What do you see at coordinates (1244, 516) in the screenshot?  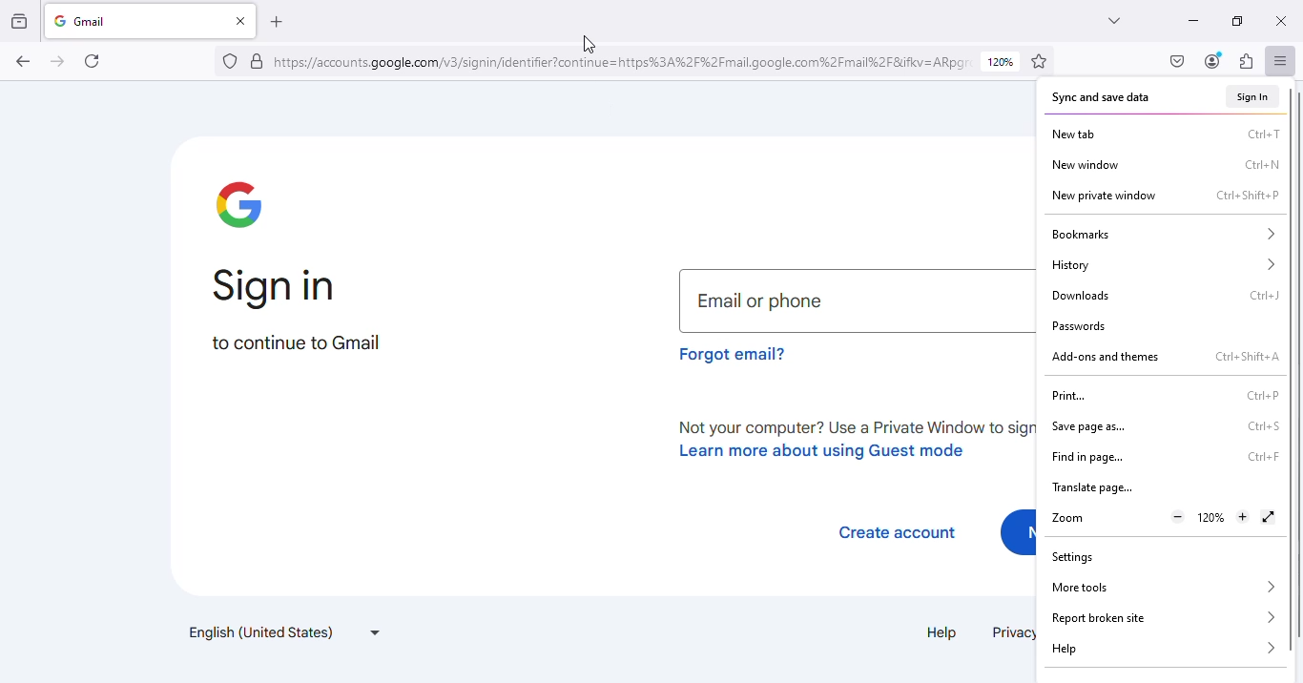 I see `zoom in` at bounding box center [1244, 516].